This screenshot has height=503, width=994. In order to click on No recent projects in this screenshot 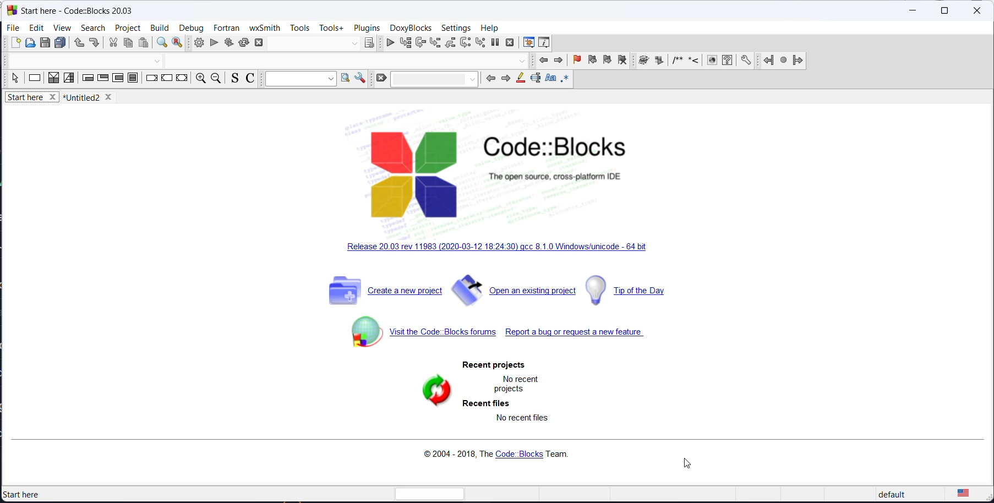, I will do `click(515, 384)`.